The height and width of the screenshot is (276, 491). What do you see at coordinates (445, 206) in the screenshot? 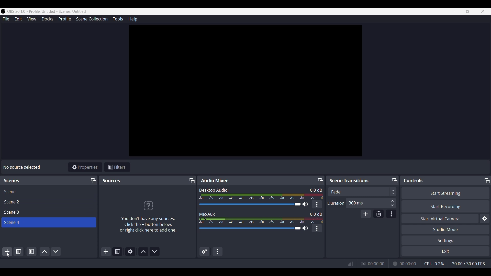
I see `Start Recording` at bounding box center [445, 206].